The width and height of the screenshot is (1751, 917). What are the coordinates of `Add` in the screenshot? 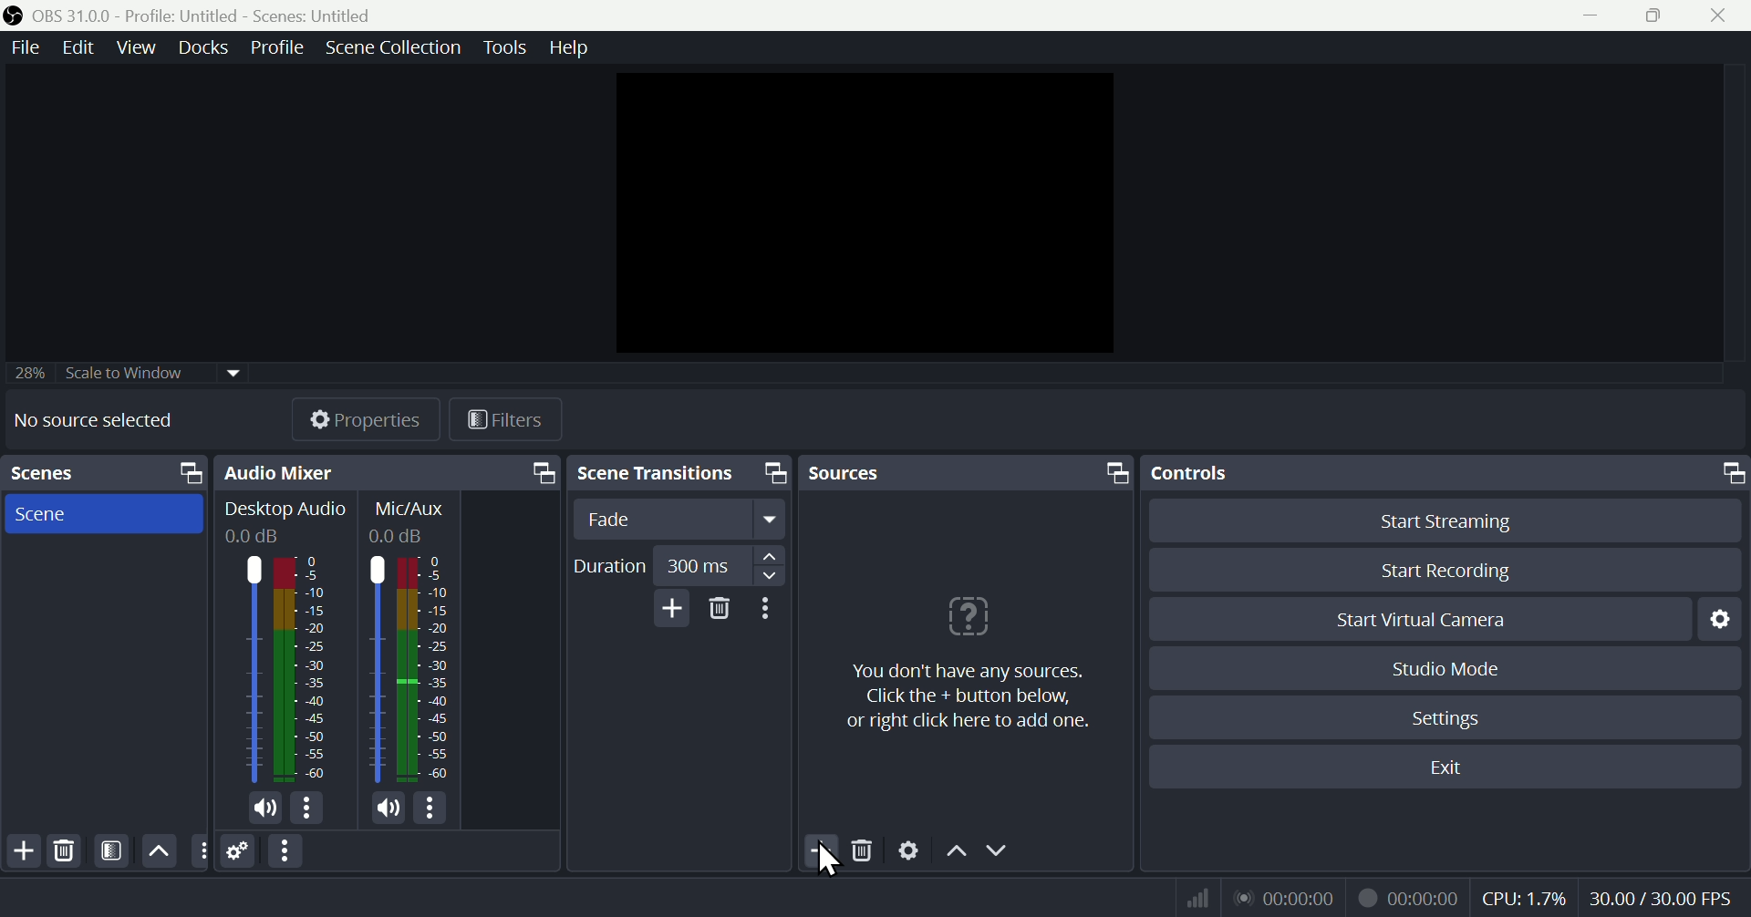 It's located at (824, 852).